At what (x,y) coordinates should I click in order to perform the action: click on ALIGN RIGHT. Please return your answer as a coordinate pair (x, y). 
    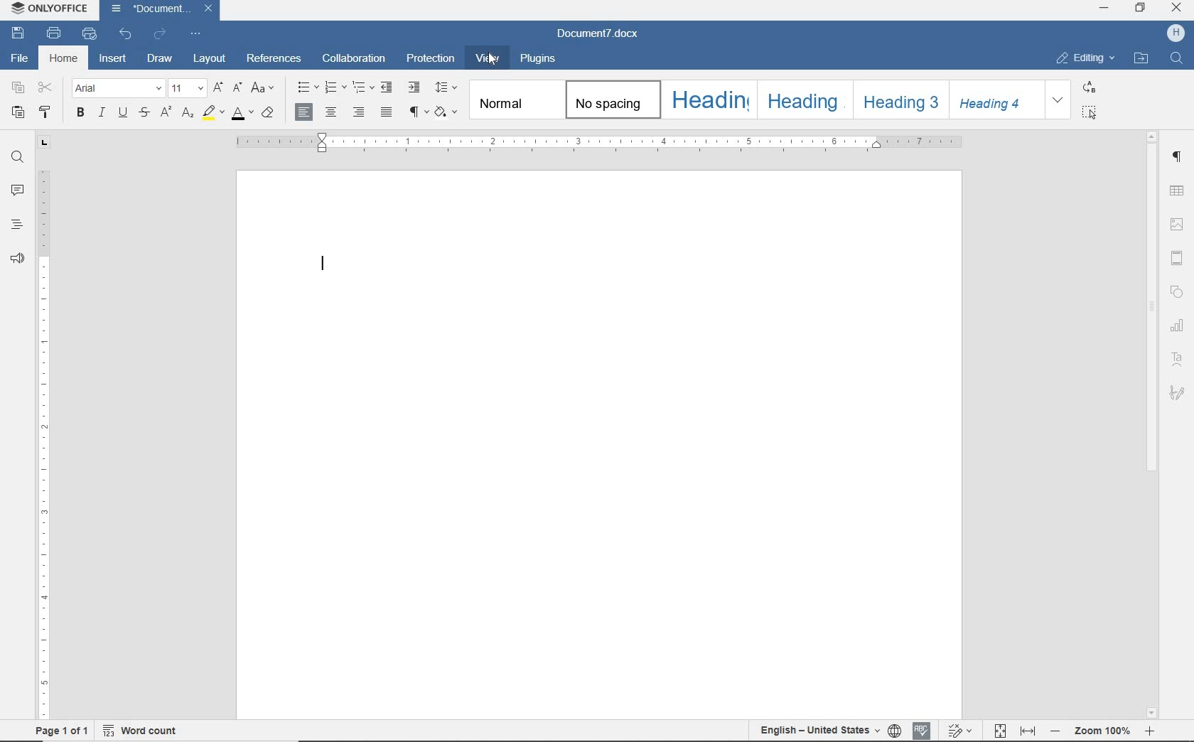
    Looking at the image, I should click on (357, 113).